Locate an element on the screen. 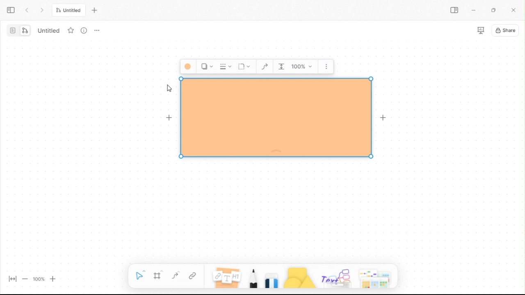 The image size is (525, 295). 100% is located at coordinates (38, 279).